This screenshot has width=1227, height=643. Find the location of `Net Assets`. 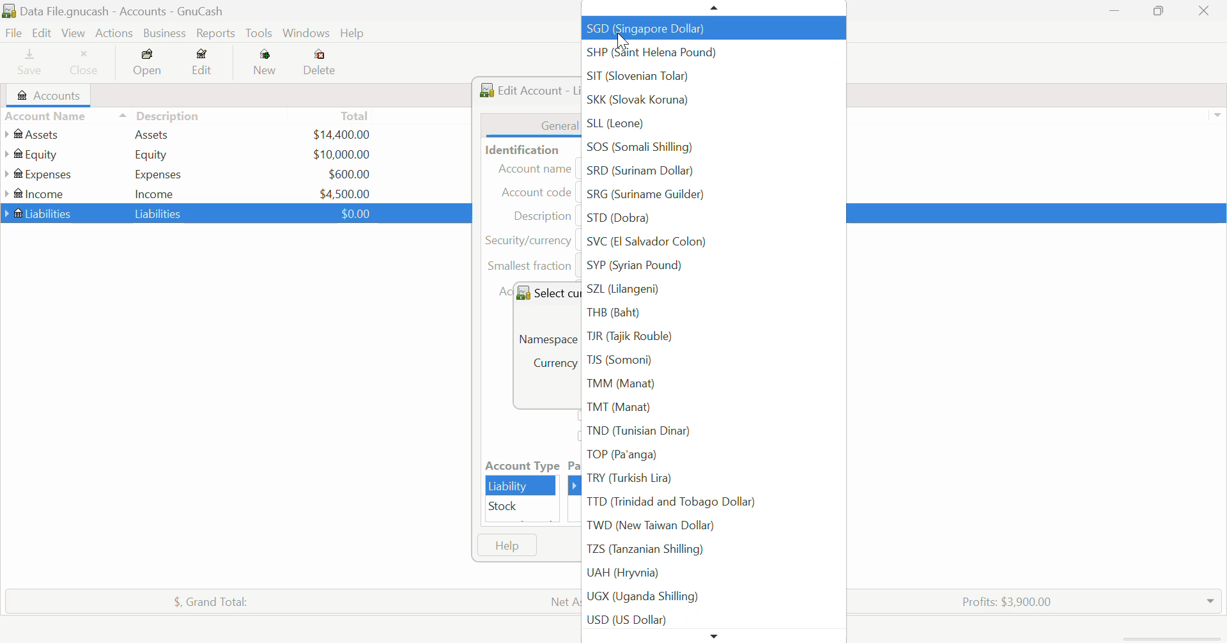

Net Assets is located at coordinates (563, 601).